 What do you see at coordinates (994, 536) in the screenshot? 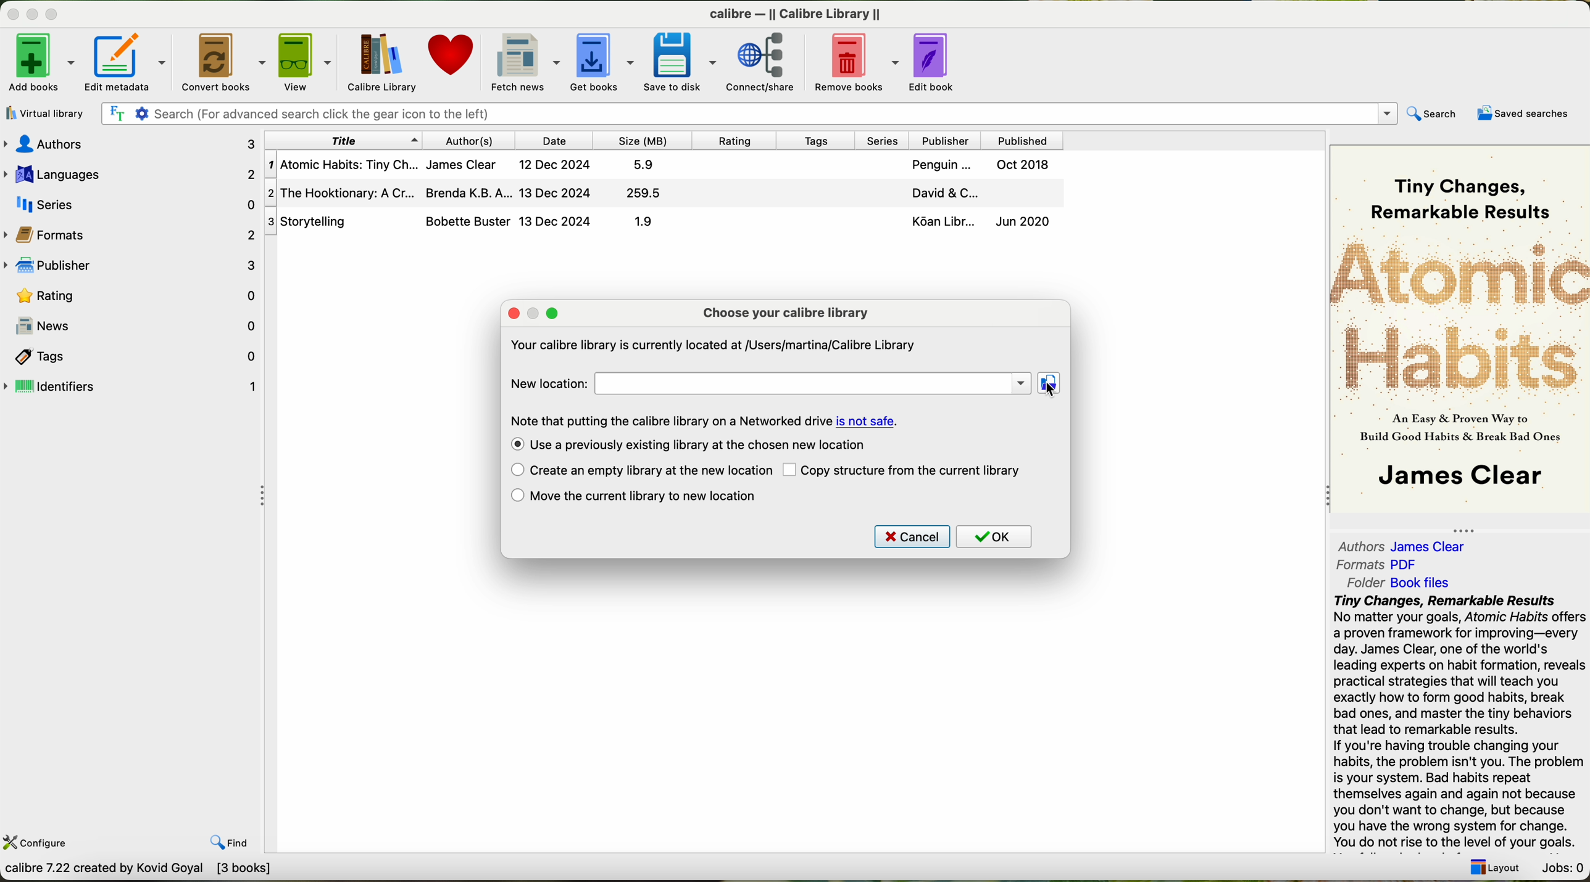
I see `OK` at bounding box center [994, 536].